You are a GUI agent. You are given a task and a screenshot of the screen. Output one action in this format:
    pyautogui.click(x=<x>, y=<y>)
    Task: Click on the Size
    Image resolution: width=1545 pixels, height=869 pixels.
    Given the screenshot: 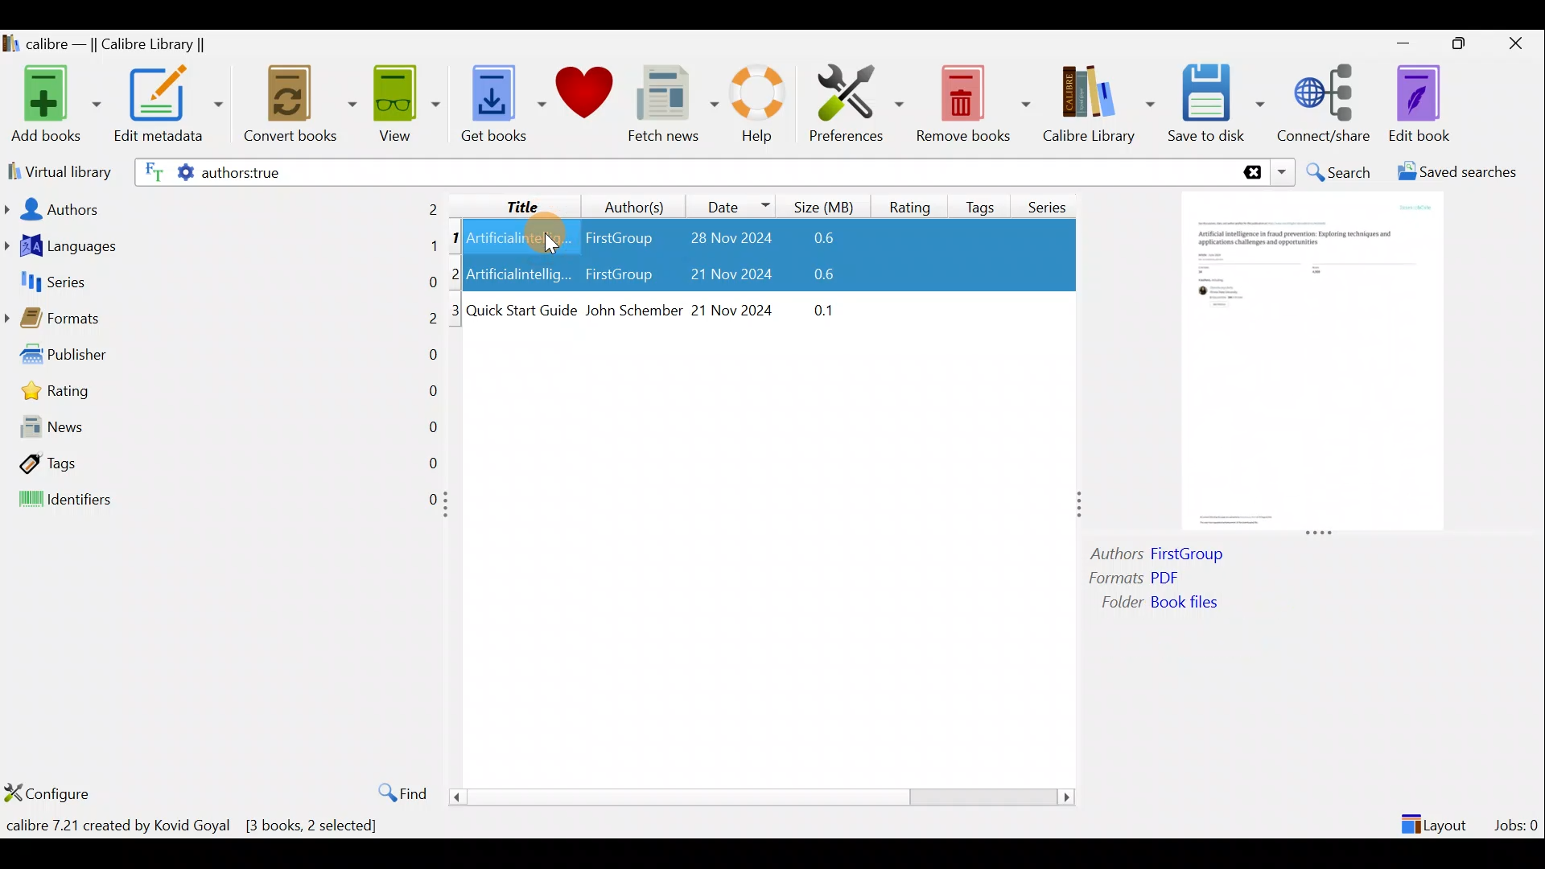 What is the action you would take?
    pyautogui.click(x=827, y=204)
    